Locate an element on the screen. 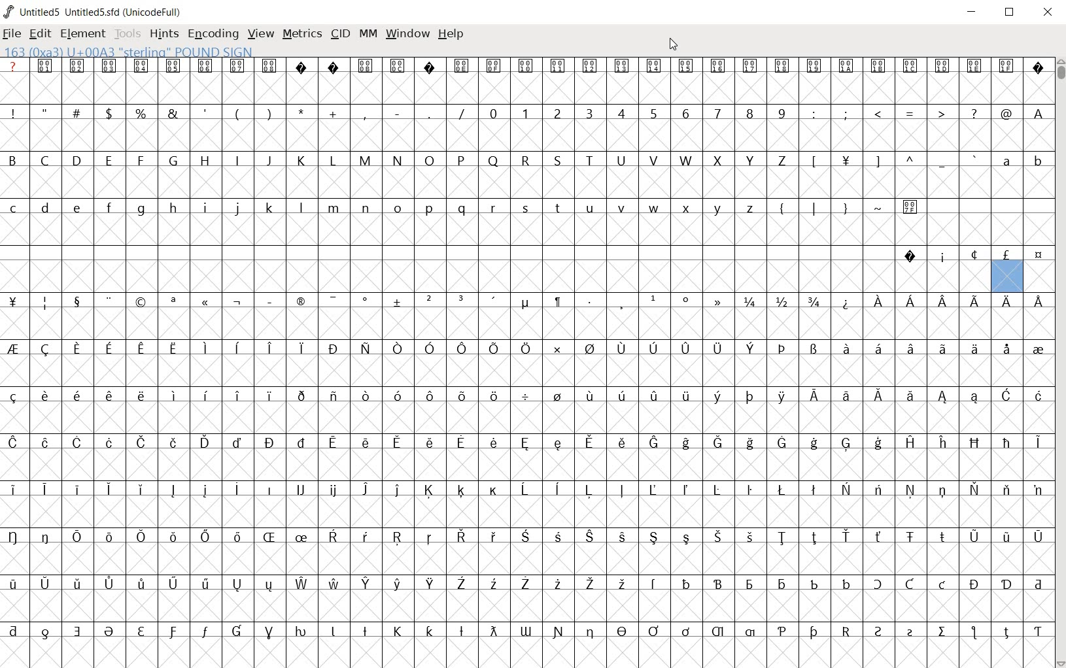  Symbol is located at coordinates (559, 65).